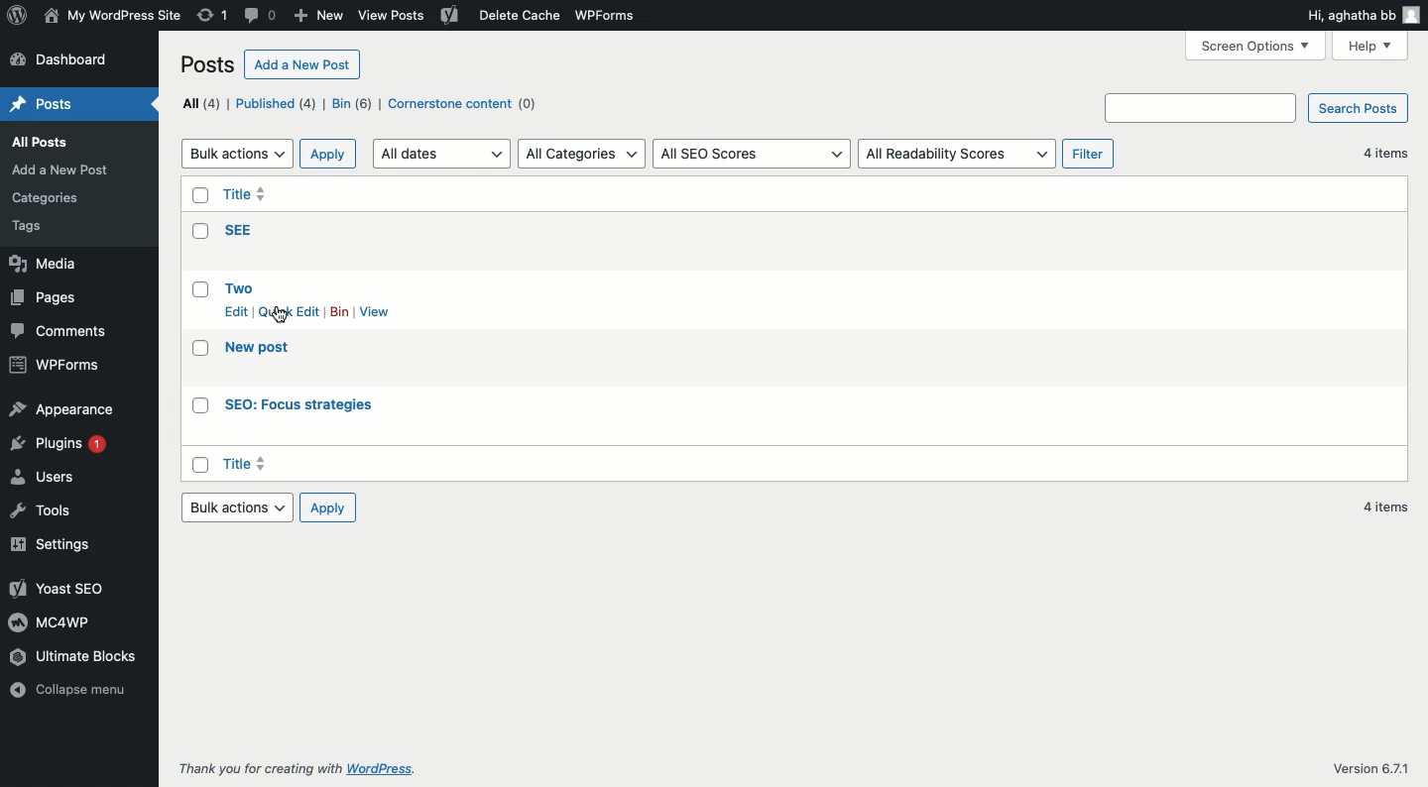 Image resolution: width=1428 pixels, height=787 pixels. I want to click on Thank you for creating with WordPress, so click(295, 768).